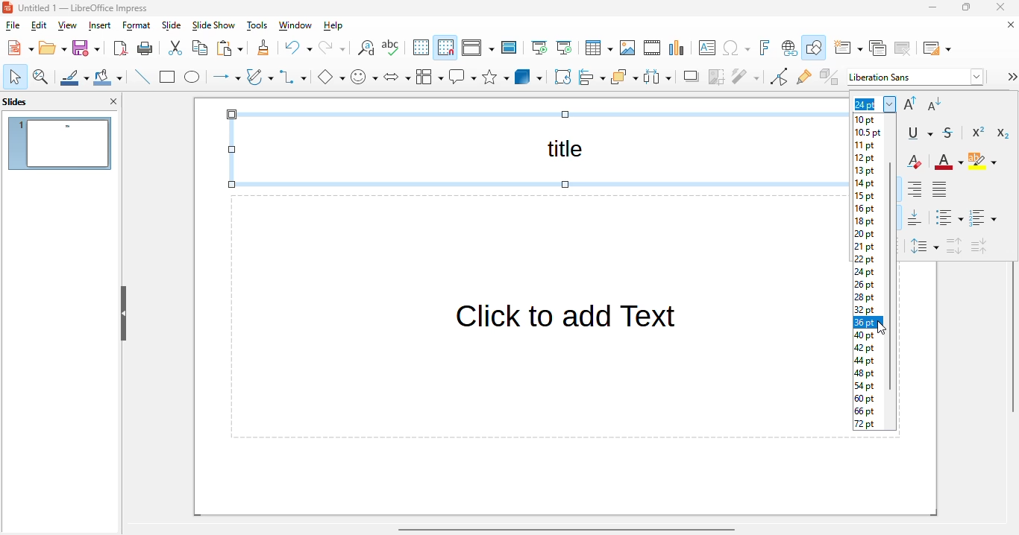 The image size is (1019, 535). I want to click on file, so click(13, 25).